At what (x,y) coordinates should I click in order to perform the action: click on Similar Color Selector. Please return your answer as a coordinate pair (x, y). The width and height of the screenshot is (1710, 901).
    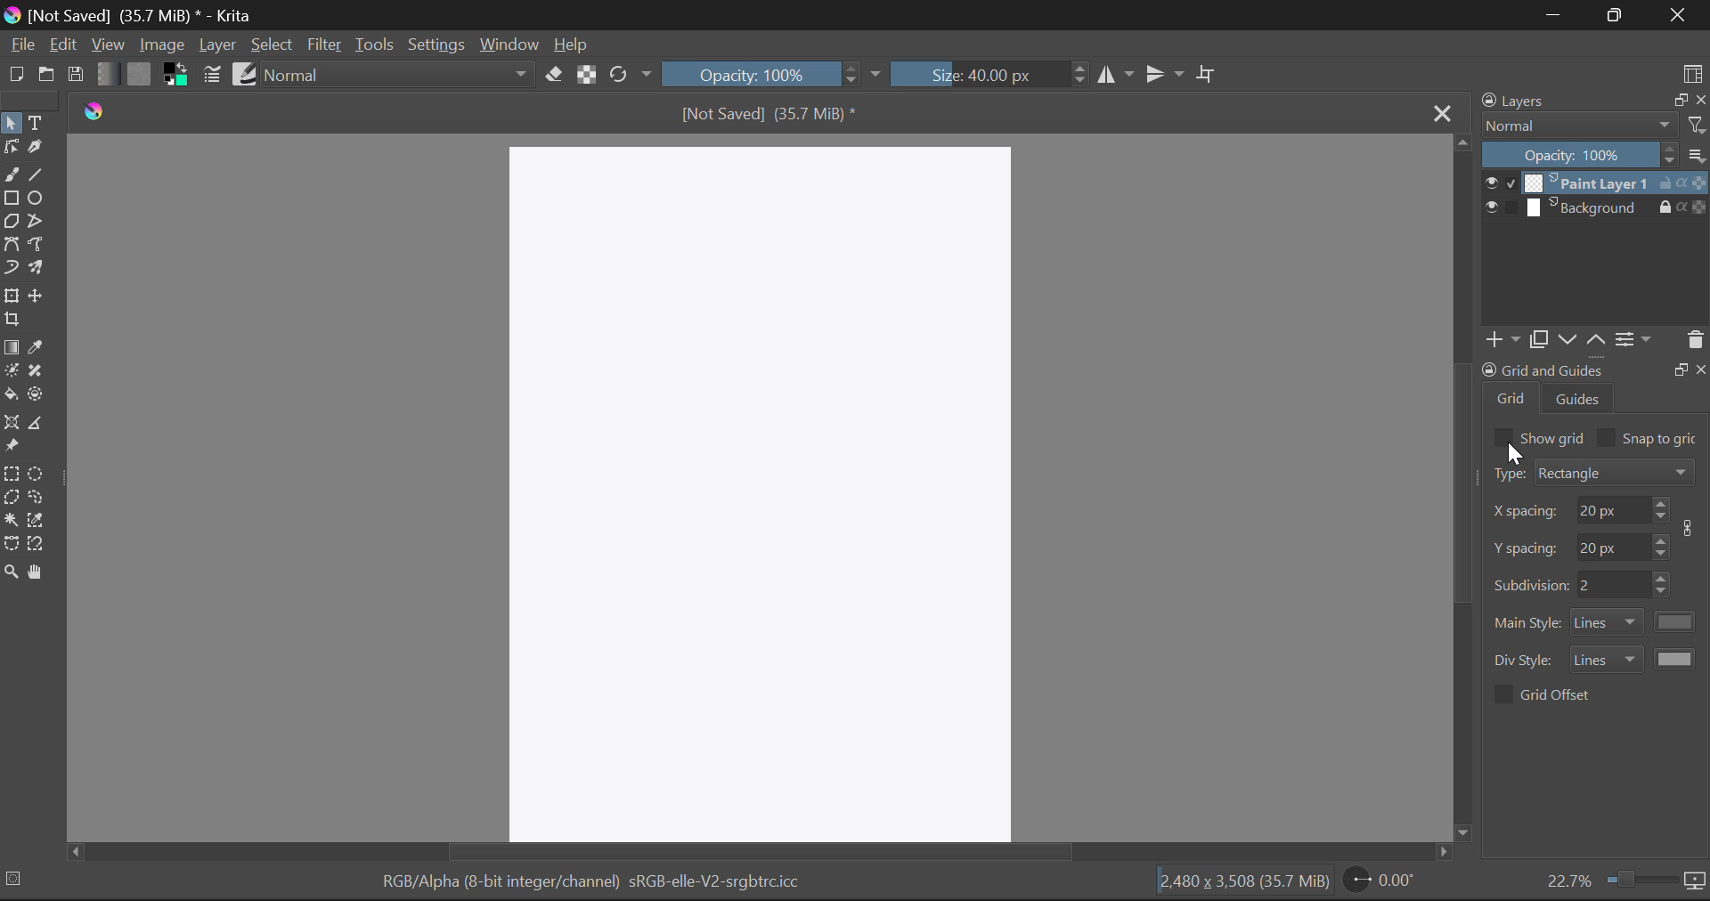
    Looking at the image, I should click on (37, 519).